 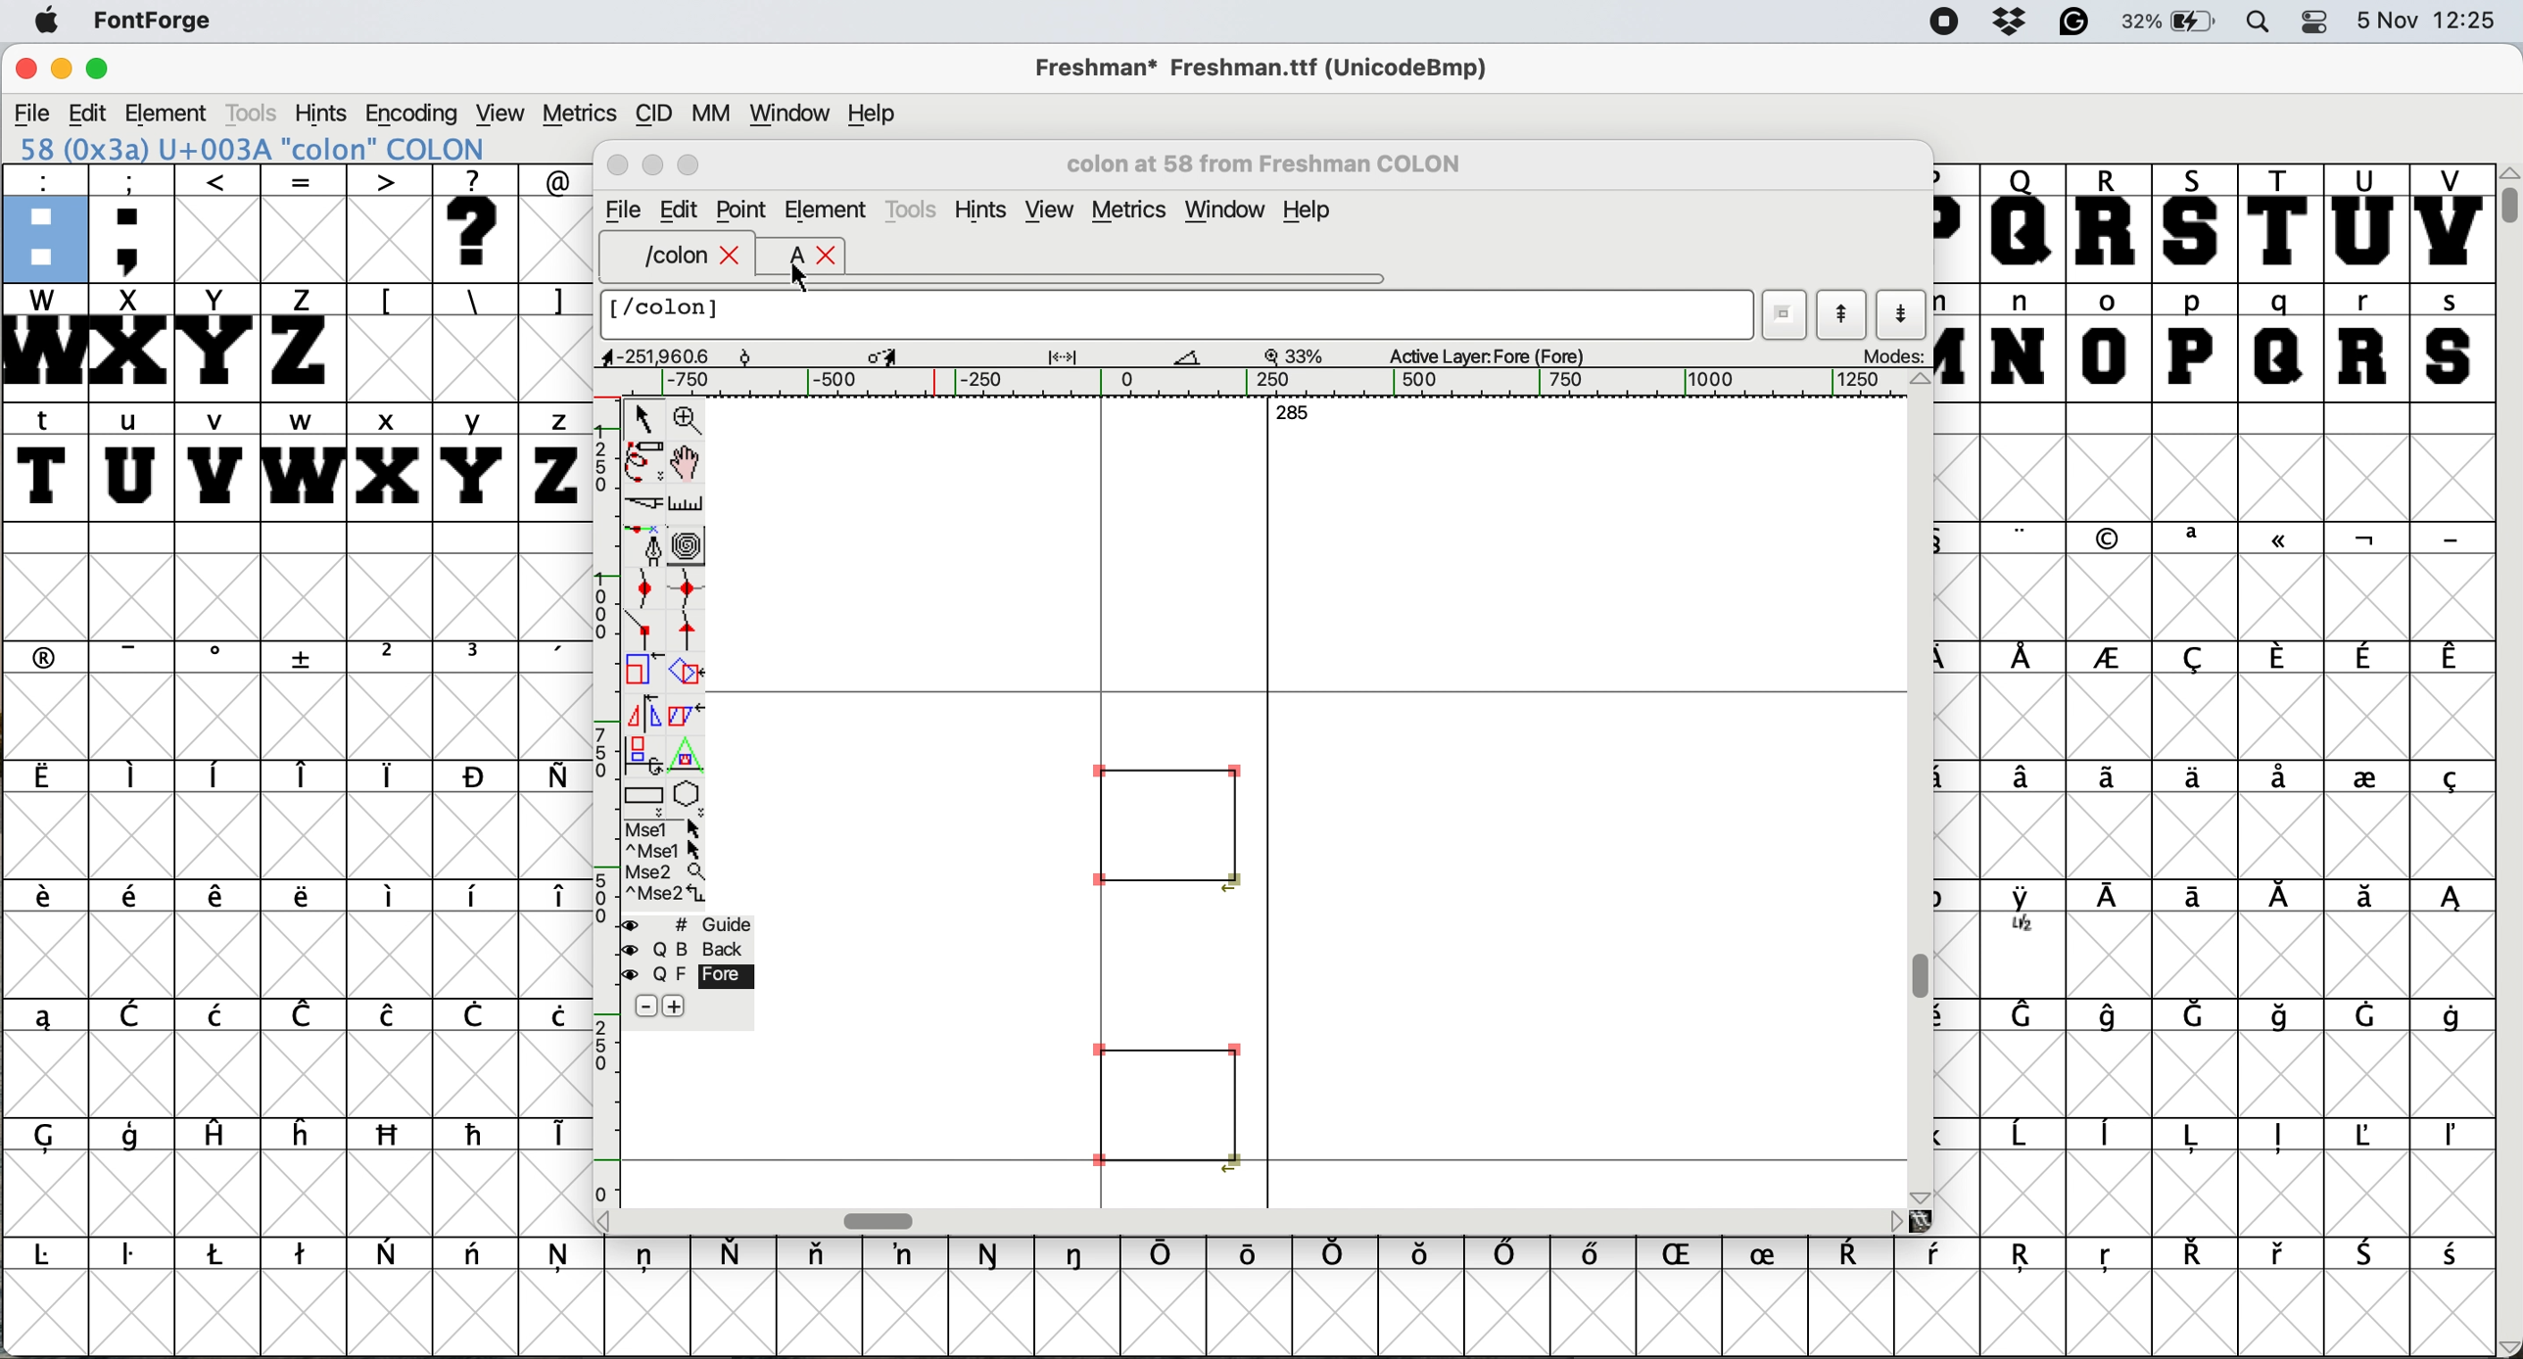 I want to click on flip the selection, so click(x=642, y=706).